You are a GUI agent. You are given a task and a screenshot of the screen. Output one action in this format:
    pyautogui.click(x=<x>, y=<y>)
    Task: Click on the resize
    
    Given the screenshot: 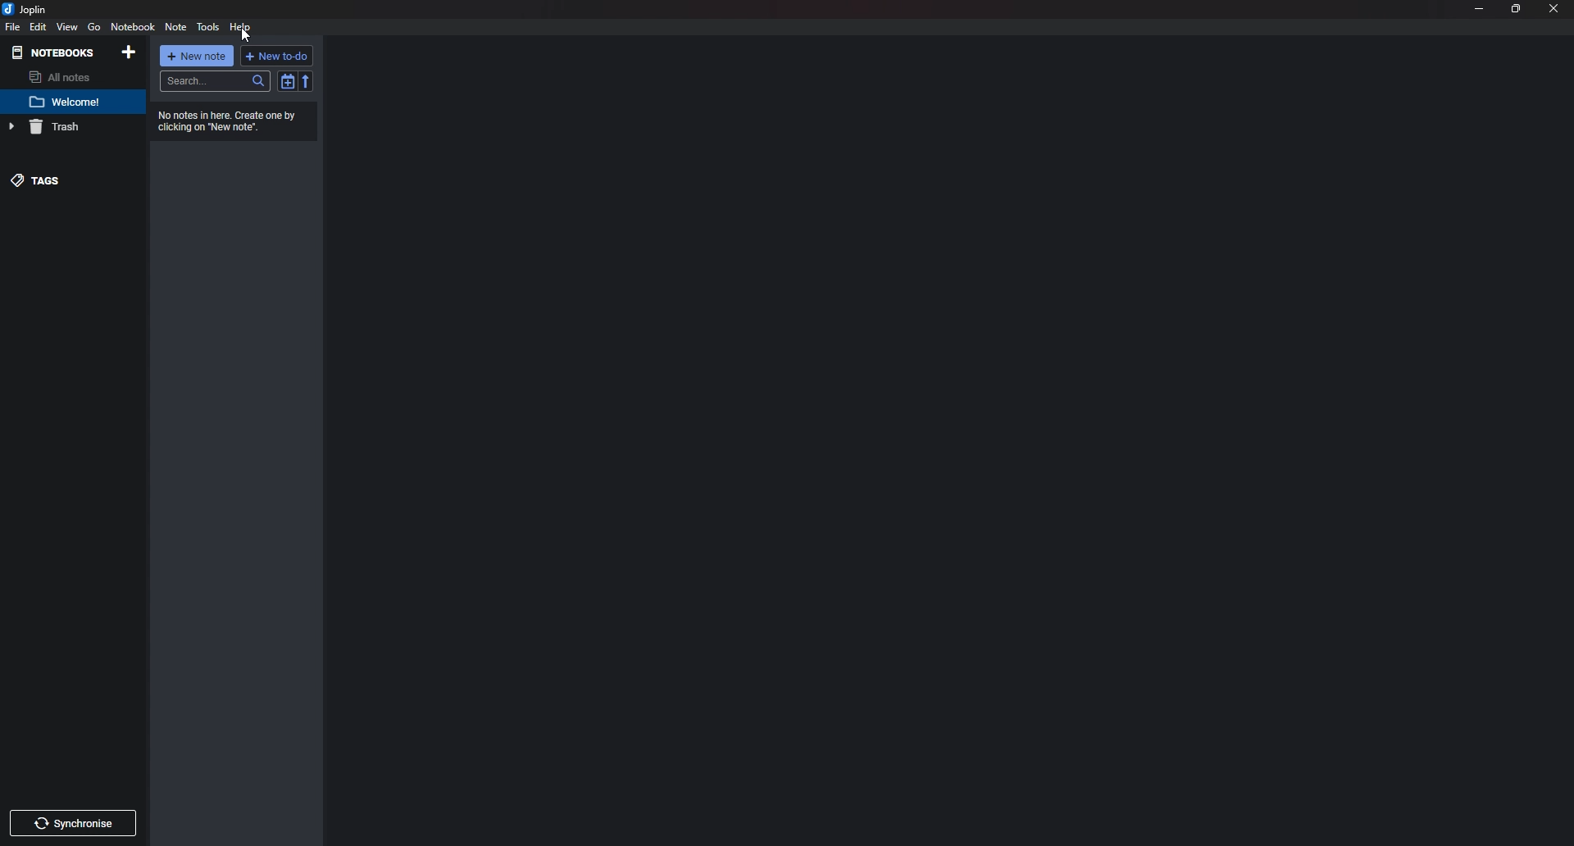 What is the action you would take?
    pyautogui.click(x=1518, y=8)
    